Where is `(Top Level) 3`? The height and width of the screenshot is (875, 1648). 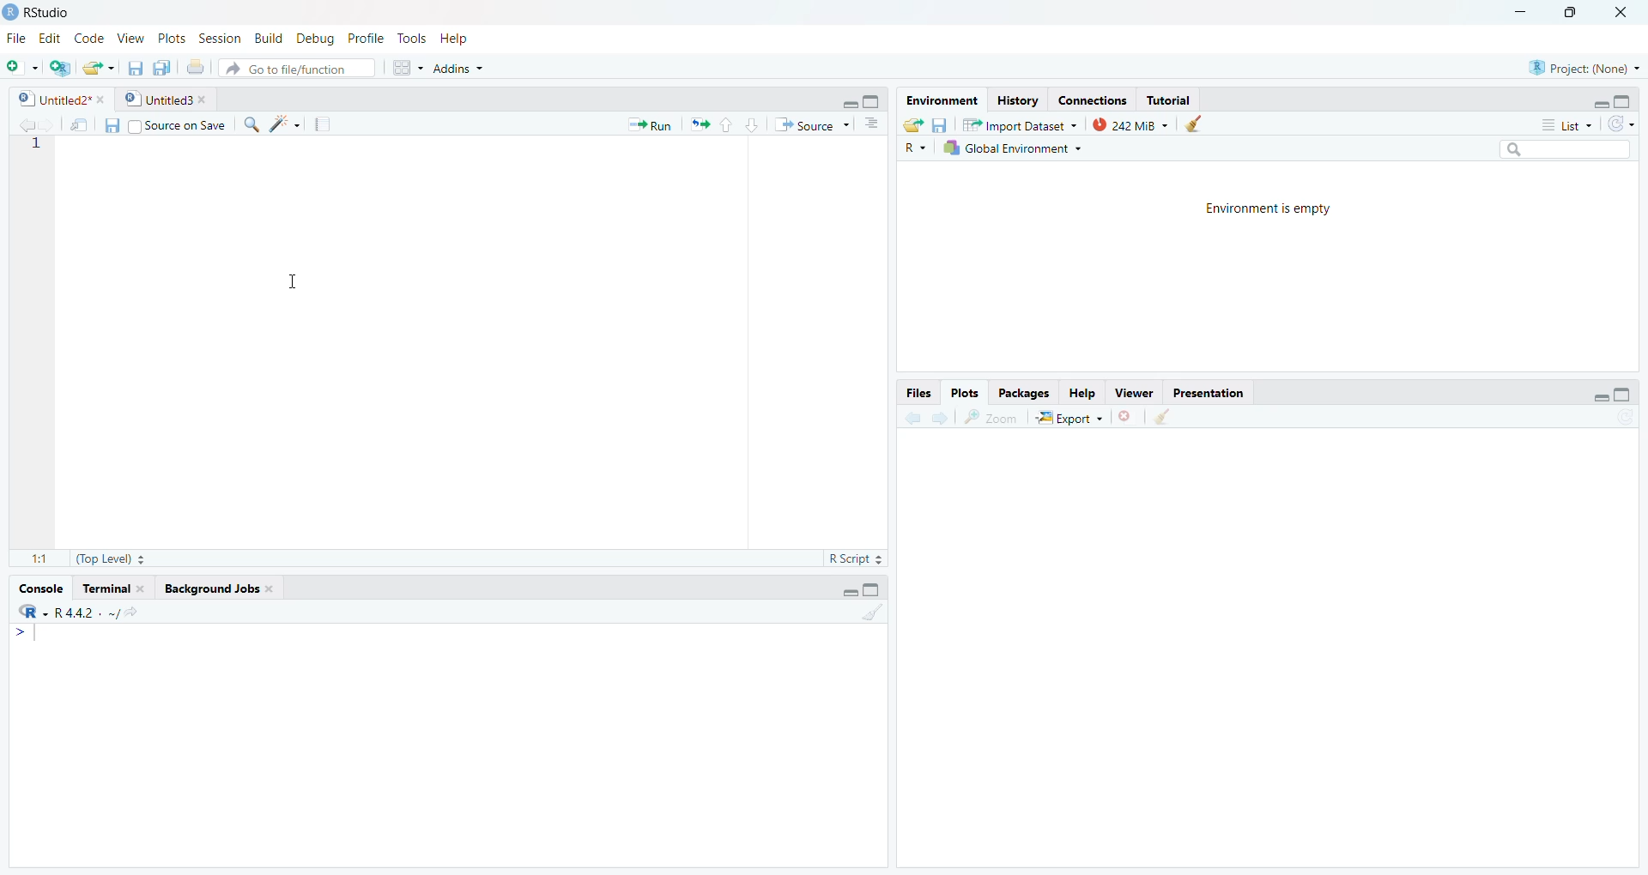
(Top Level) 3 is located at coordinates (111, 559).